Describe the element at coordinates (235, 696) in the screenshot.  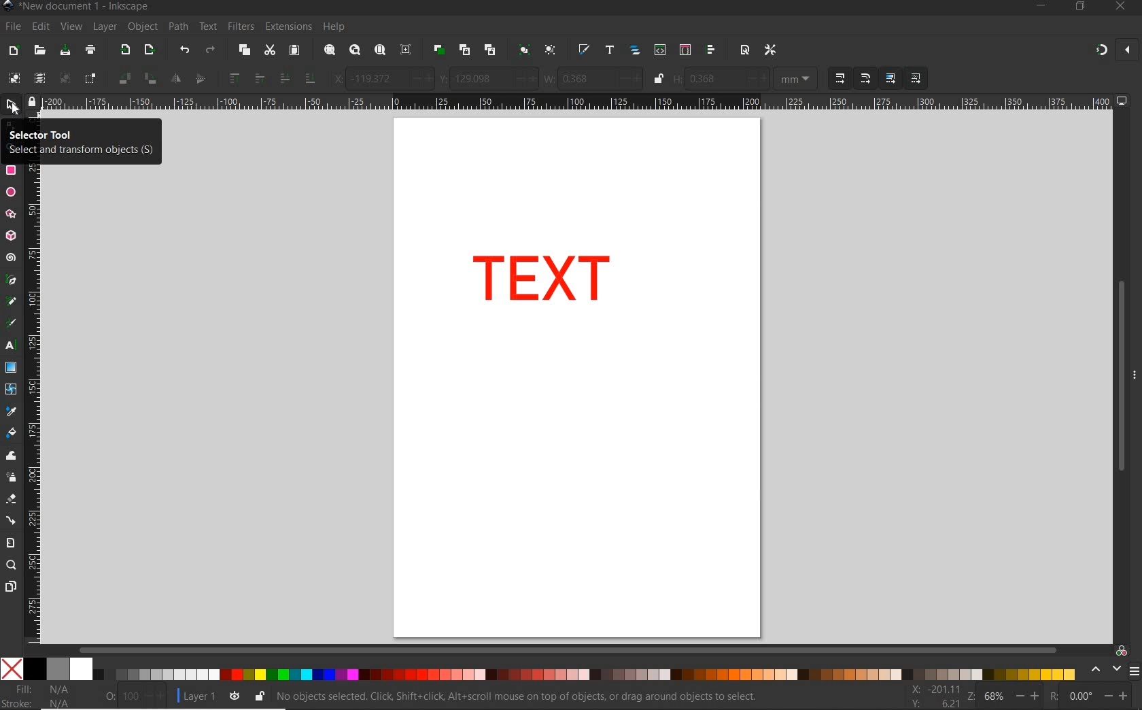
I see `TOGGLE CURRENT LAYER VISIBILITY` at that location.